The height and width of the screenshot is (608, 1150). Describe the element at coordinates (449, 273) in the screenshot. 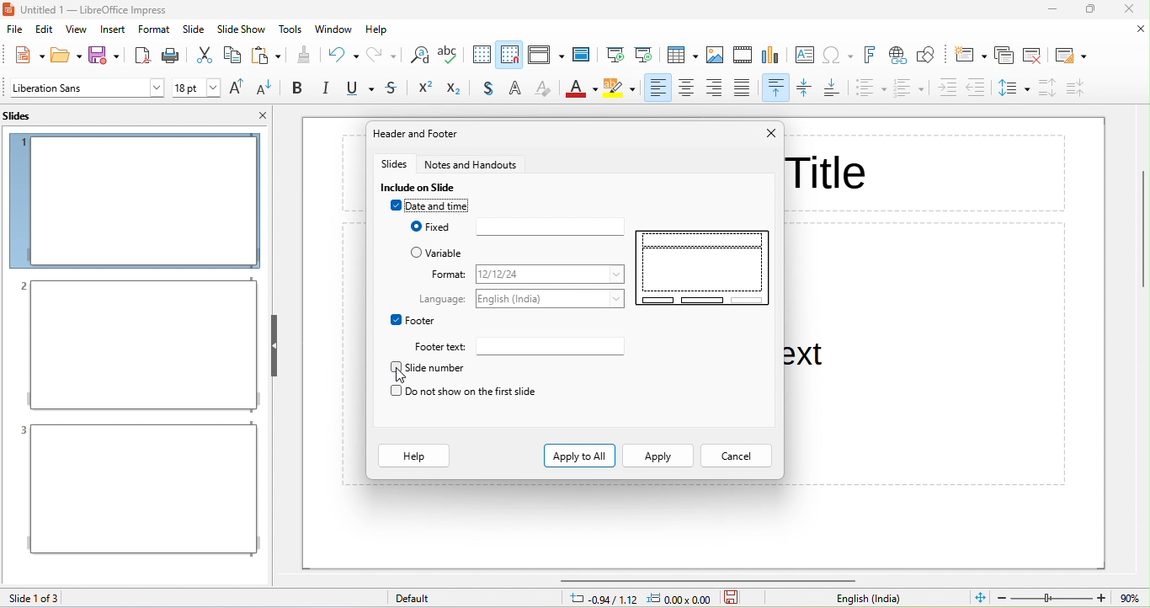

I see `text` at that location.